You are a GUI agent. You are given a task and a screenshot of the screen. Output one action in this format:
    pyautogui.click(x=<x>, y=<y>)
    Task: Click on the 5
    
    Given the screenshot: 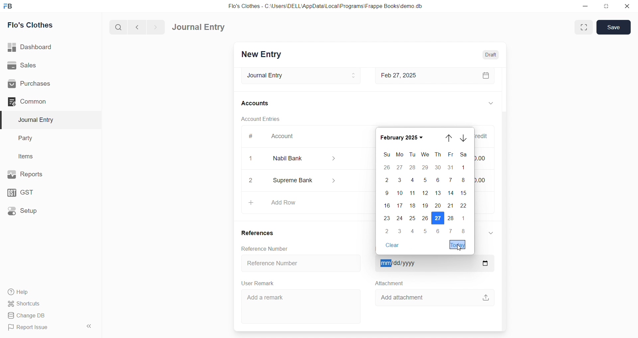 What is the action you would take?
    pyautogui.click(x=426, y=230)
    